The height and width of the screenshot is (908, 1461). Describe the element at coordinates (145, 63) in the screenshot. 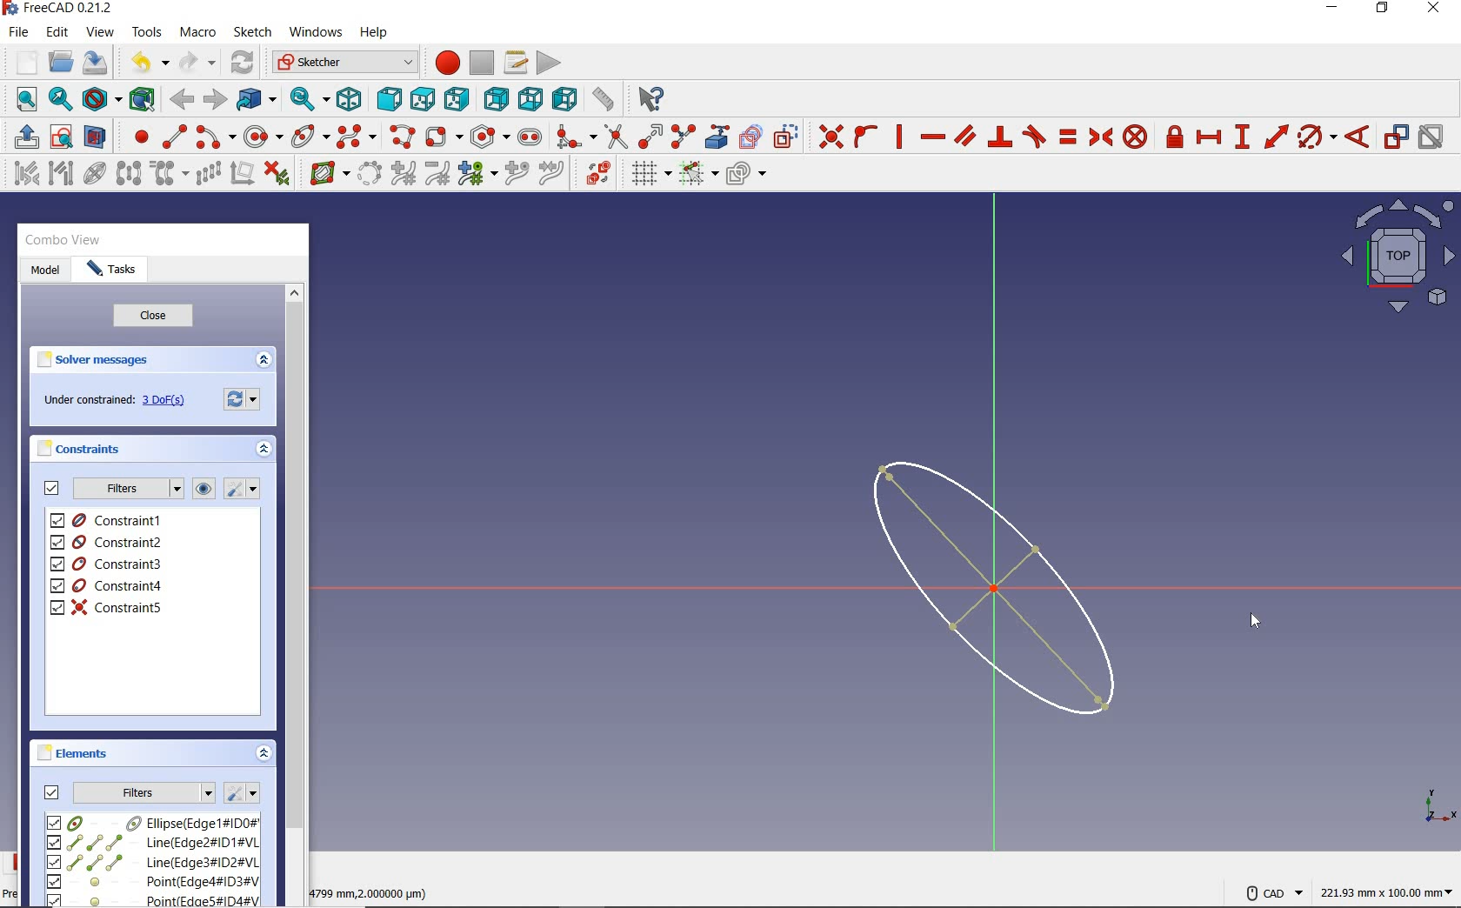

I see `undo` at that location.